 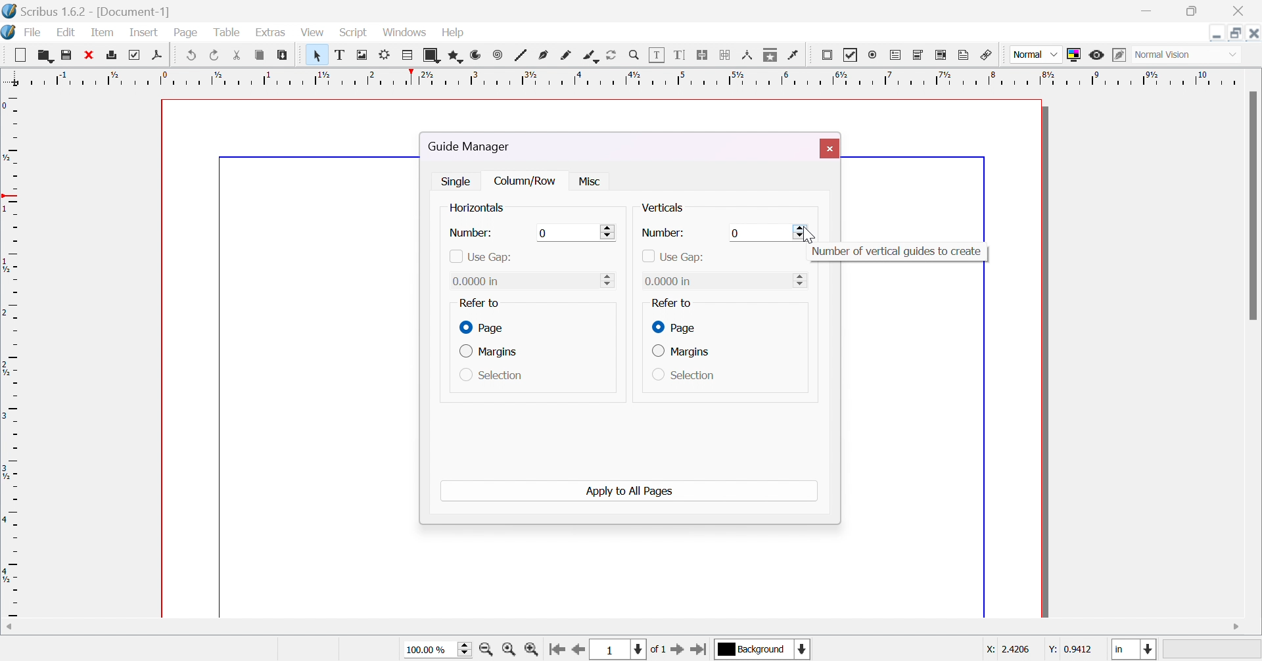 I want to click on text annotation, so click(x=966, y=56).